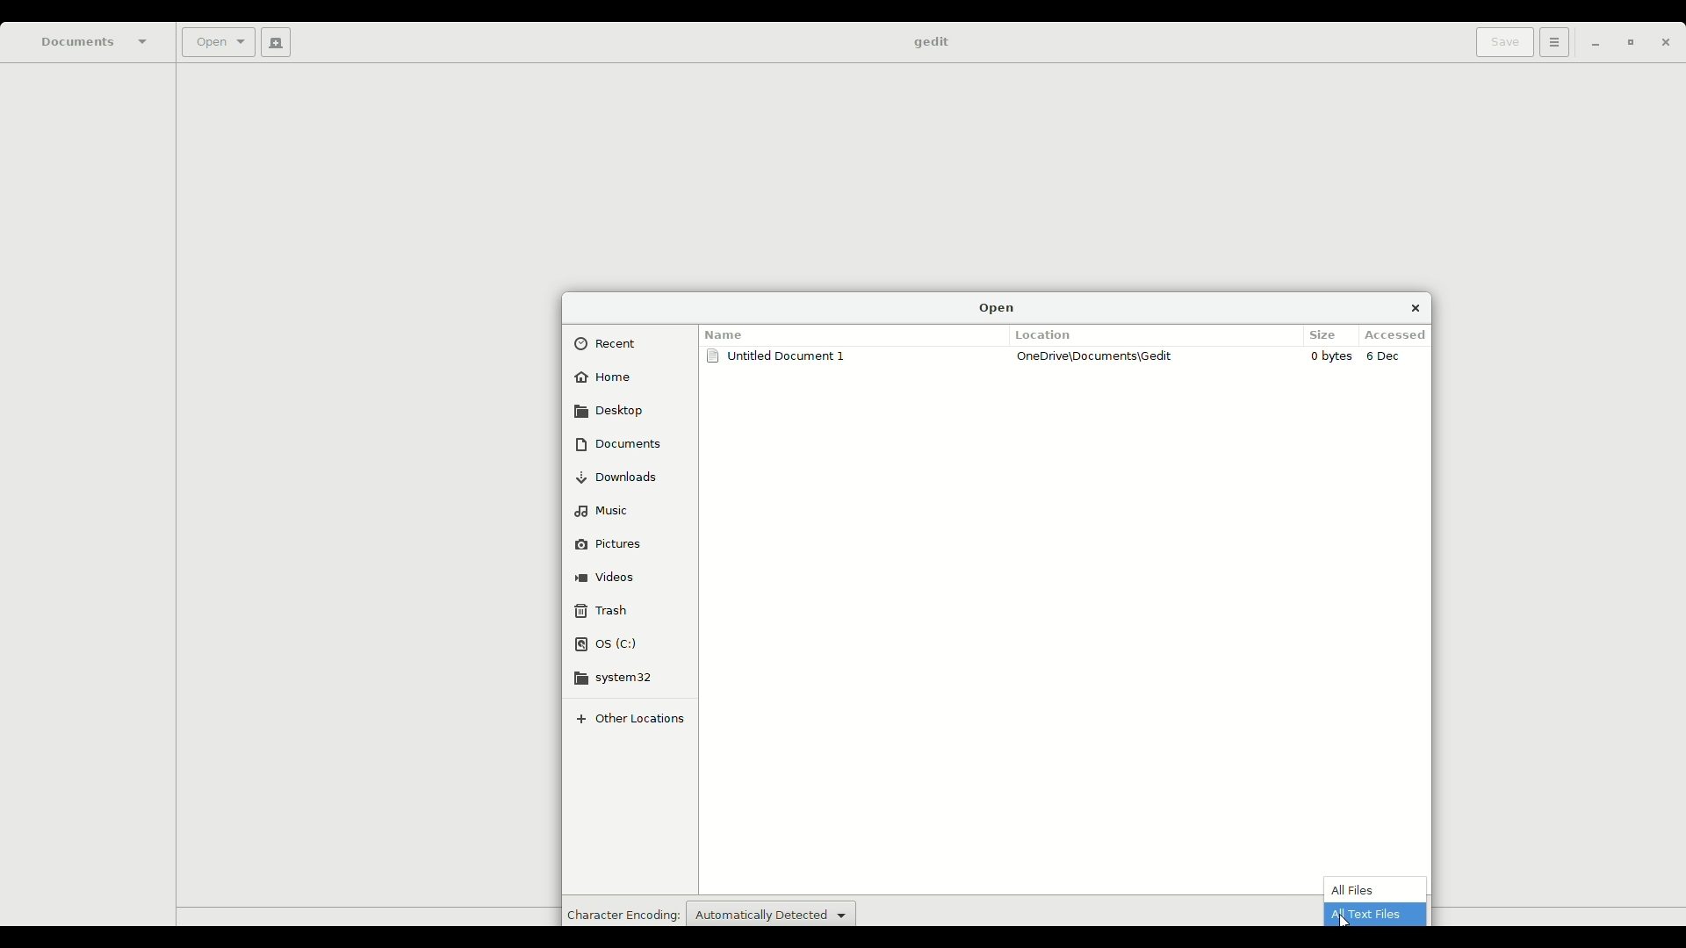 This screenshot has width=1686, height=948. Describe the element at coordinates (621, 914) in the screenshot. I see `Character encoding` at that location.